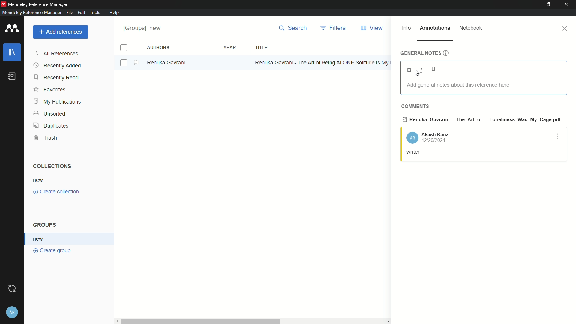 The width and height of the screenshot is (576, 324). What do you see at coordinates (334, 28) in the screenshot?
I see `filters` at bounding box center [334, 28].